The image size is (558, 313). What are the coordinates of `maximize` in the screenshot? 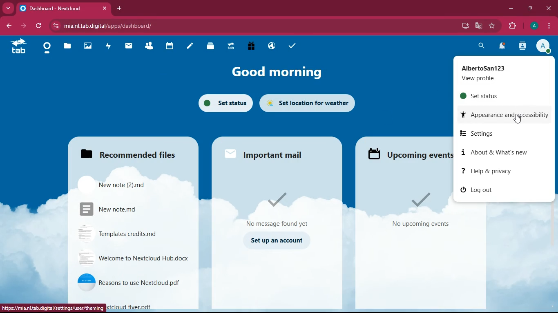 It's located at (528, 8).